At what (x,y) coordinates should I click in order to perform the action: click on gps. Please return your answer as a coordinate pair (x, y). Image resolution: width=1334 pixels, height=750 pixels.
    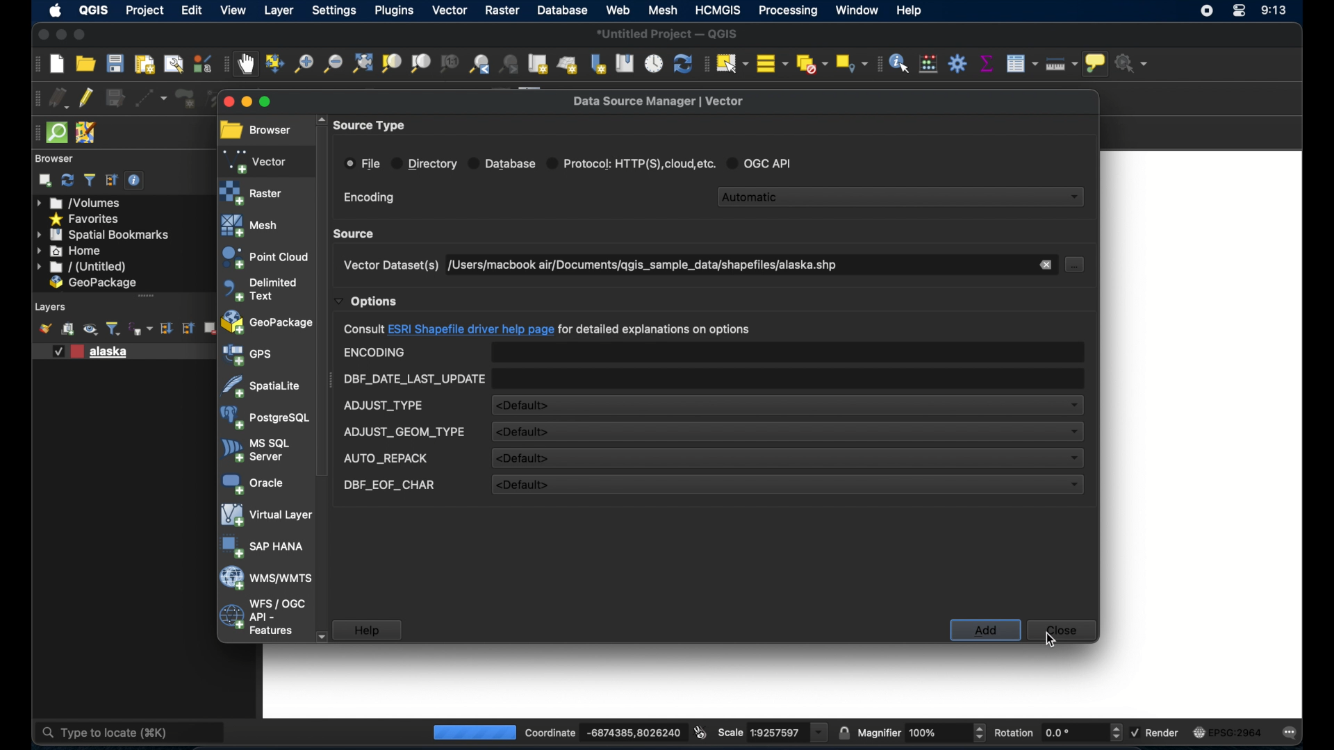
    Looking at the image, I should click on (248, 355).